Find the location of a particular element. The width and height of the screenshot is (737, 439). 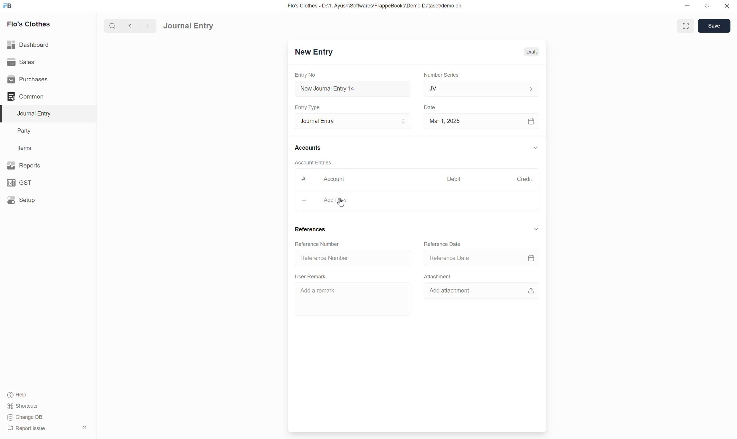

JV- is located at coordinates (482, 88).